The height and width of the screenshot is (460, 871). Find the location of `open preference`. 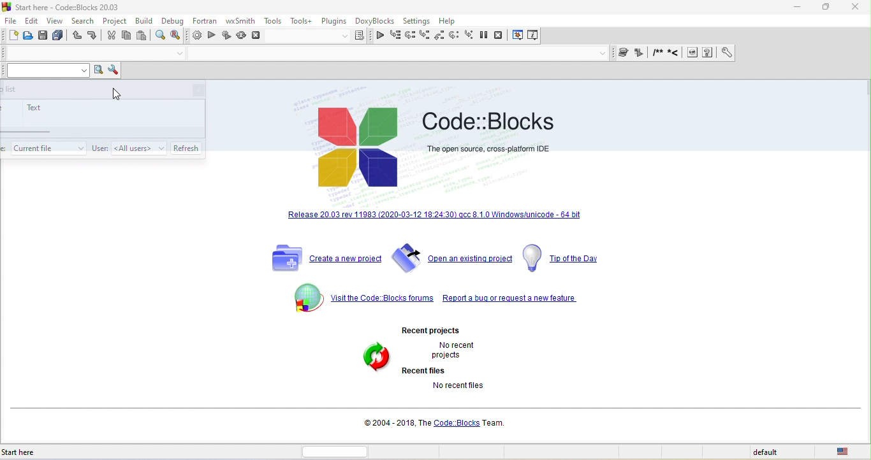

open preference is located at coordinates (724, 53).